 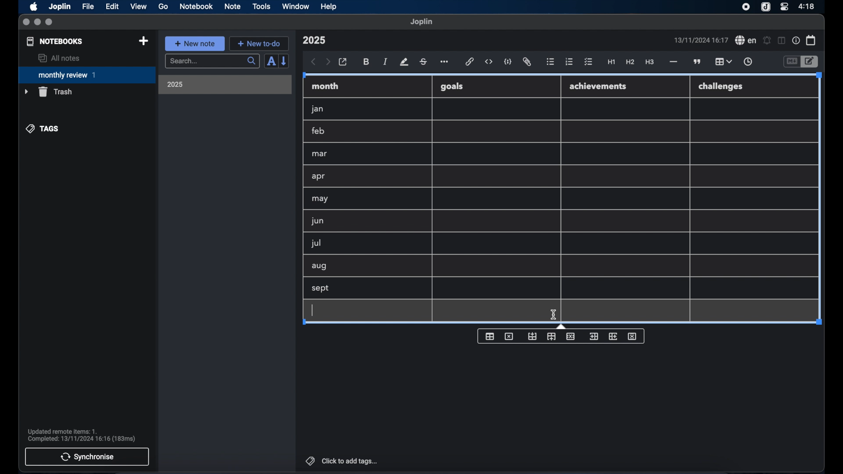 I want to click on inline code, so click(x=489, y=62).